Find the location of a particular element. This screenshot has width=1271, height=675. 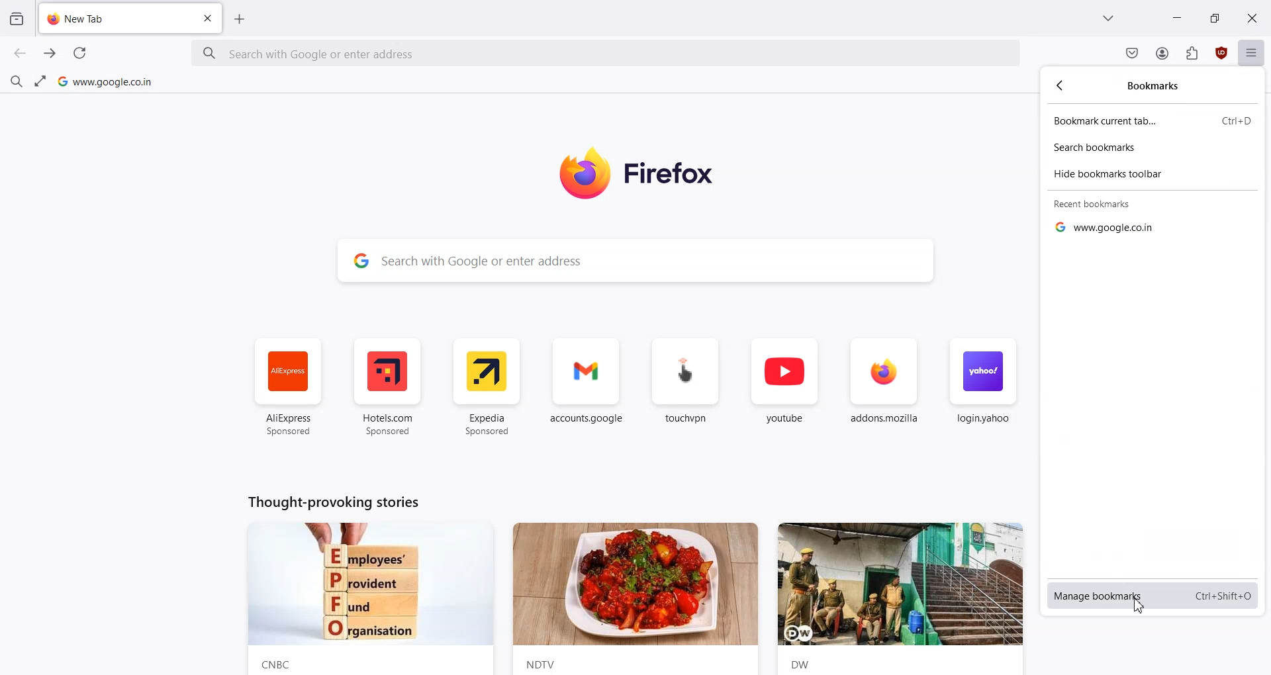

Close Tab is located at coordinates (208, 19).